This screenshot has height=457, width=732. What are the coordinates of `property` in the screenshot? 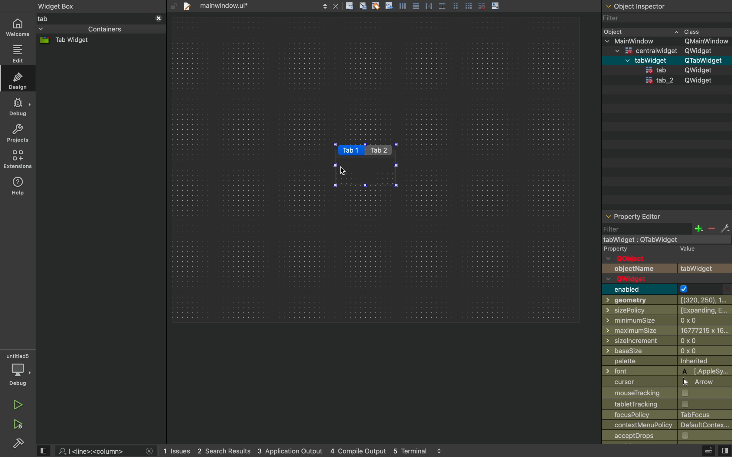 It's located at (662, 249).